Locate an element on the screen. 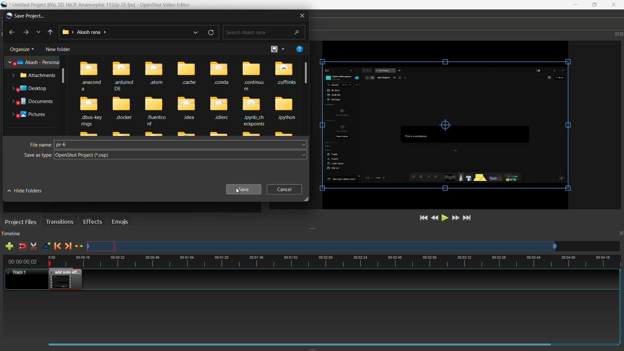 Image resolution: width=624 pixels, height=351 pixels. save as type is located at coordinates (38, 155).